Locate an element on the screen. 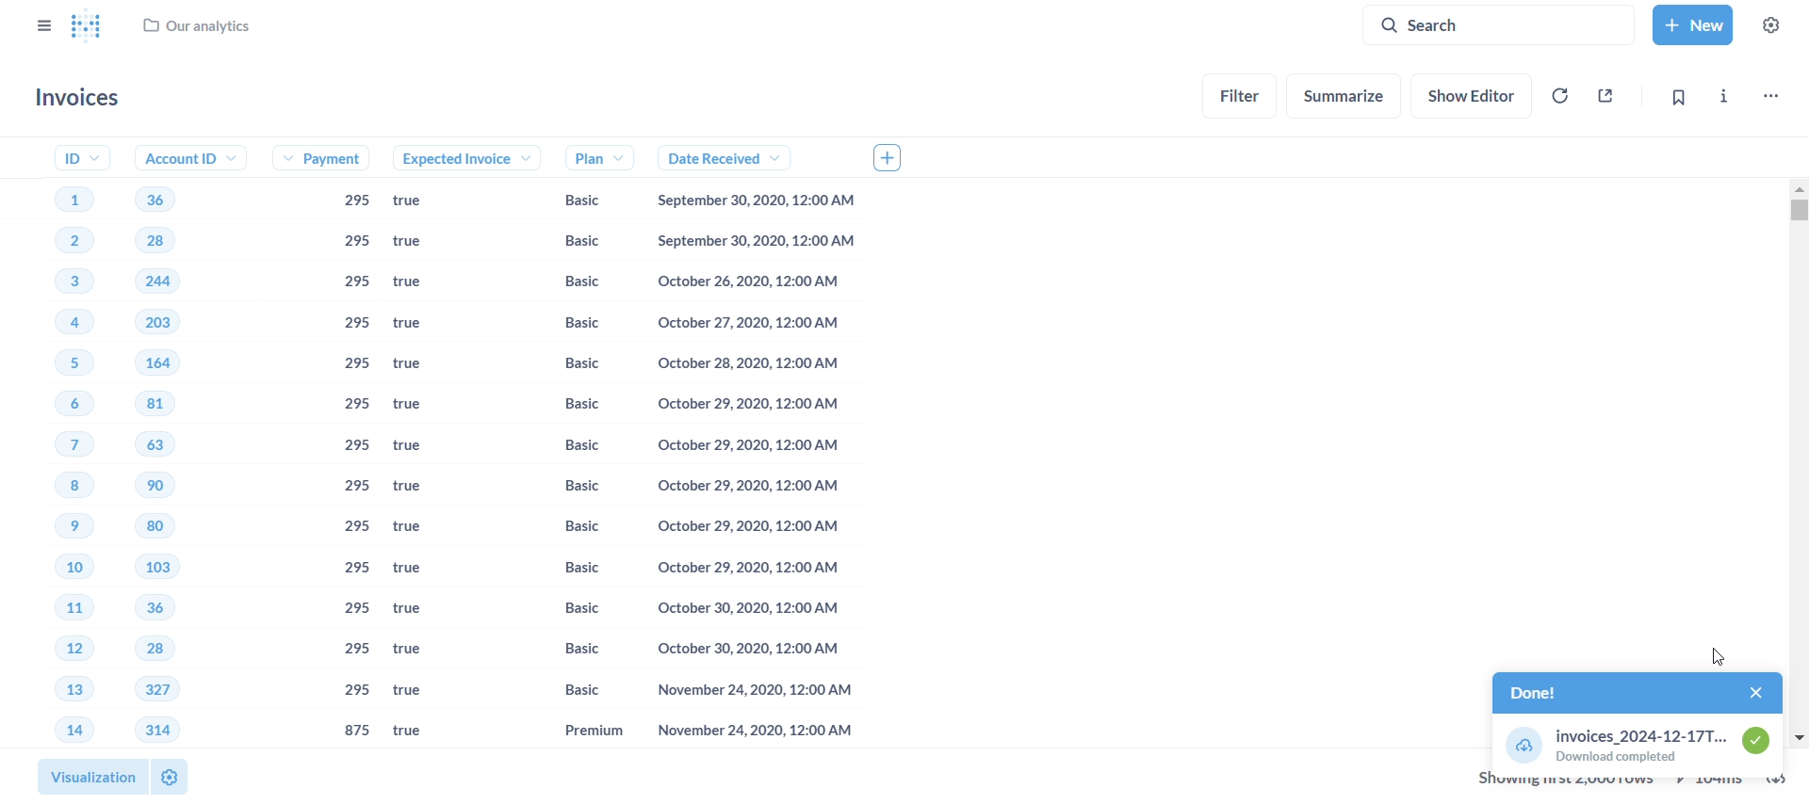 This screenshot has width=1809, height=804. completed icon is located at coordinates (1763, 745).